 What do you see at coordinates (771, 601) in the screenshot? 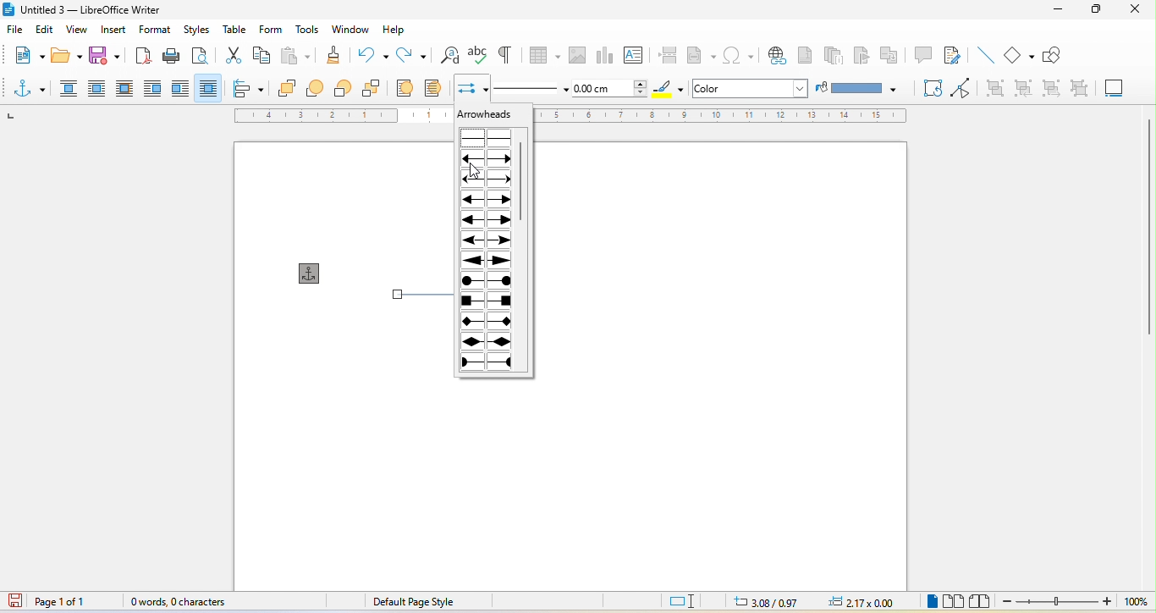
I see `3.08/0.97` at bounding box center [771, 601].